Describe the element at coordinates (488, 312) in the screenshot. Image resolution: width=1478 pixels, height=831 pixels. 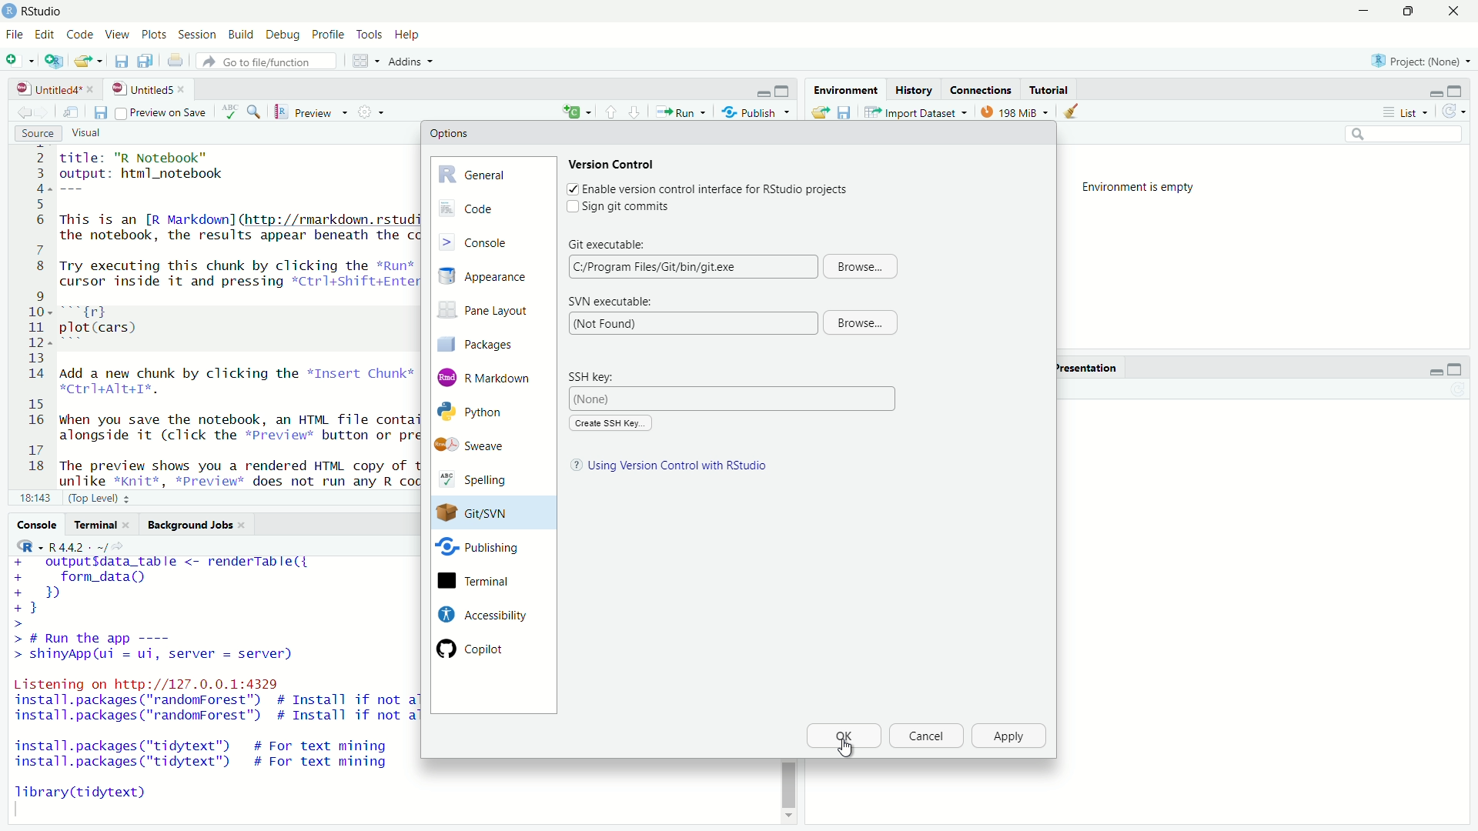
I see `Pane Layout` at that location.